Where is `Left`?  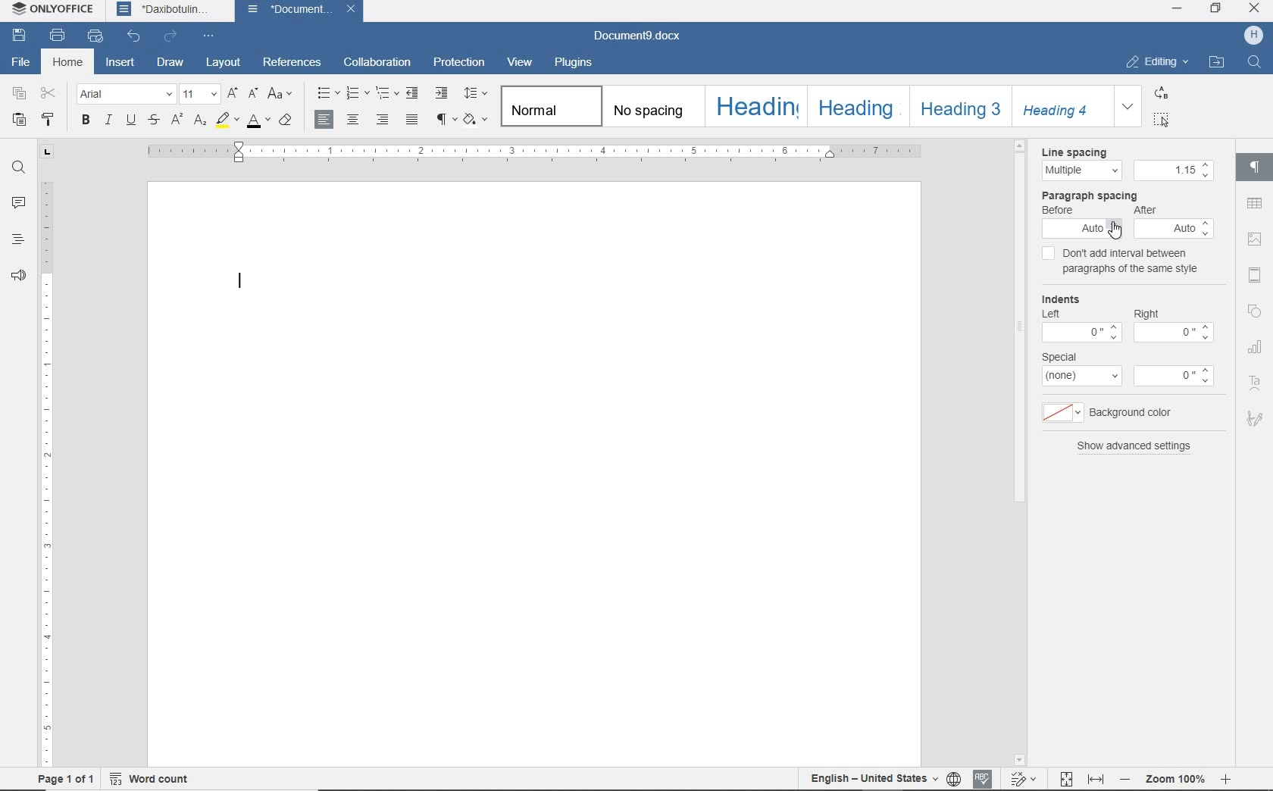
Left is located at coordinates (1051, 314).